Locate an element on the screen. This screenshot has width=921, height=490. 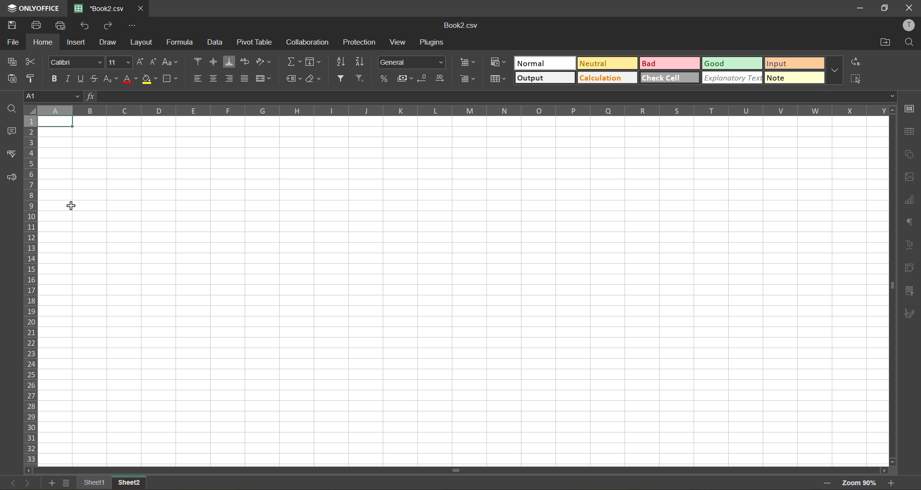
images is located at coordinates (910, 177).